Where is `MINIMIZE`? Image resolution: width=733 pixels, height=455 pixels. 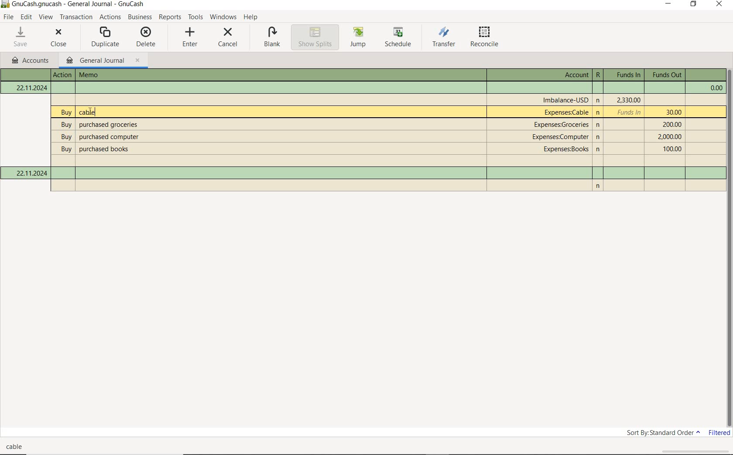
MINIMIZE is located at coordinates (668, 4).